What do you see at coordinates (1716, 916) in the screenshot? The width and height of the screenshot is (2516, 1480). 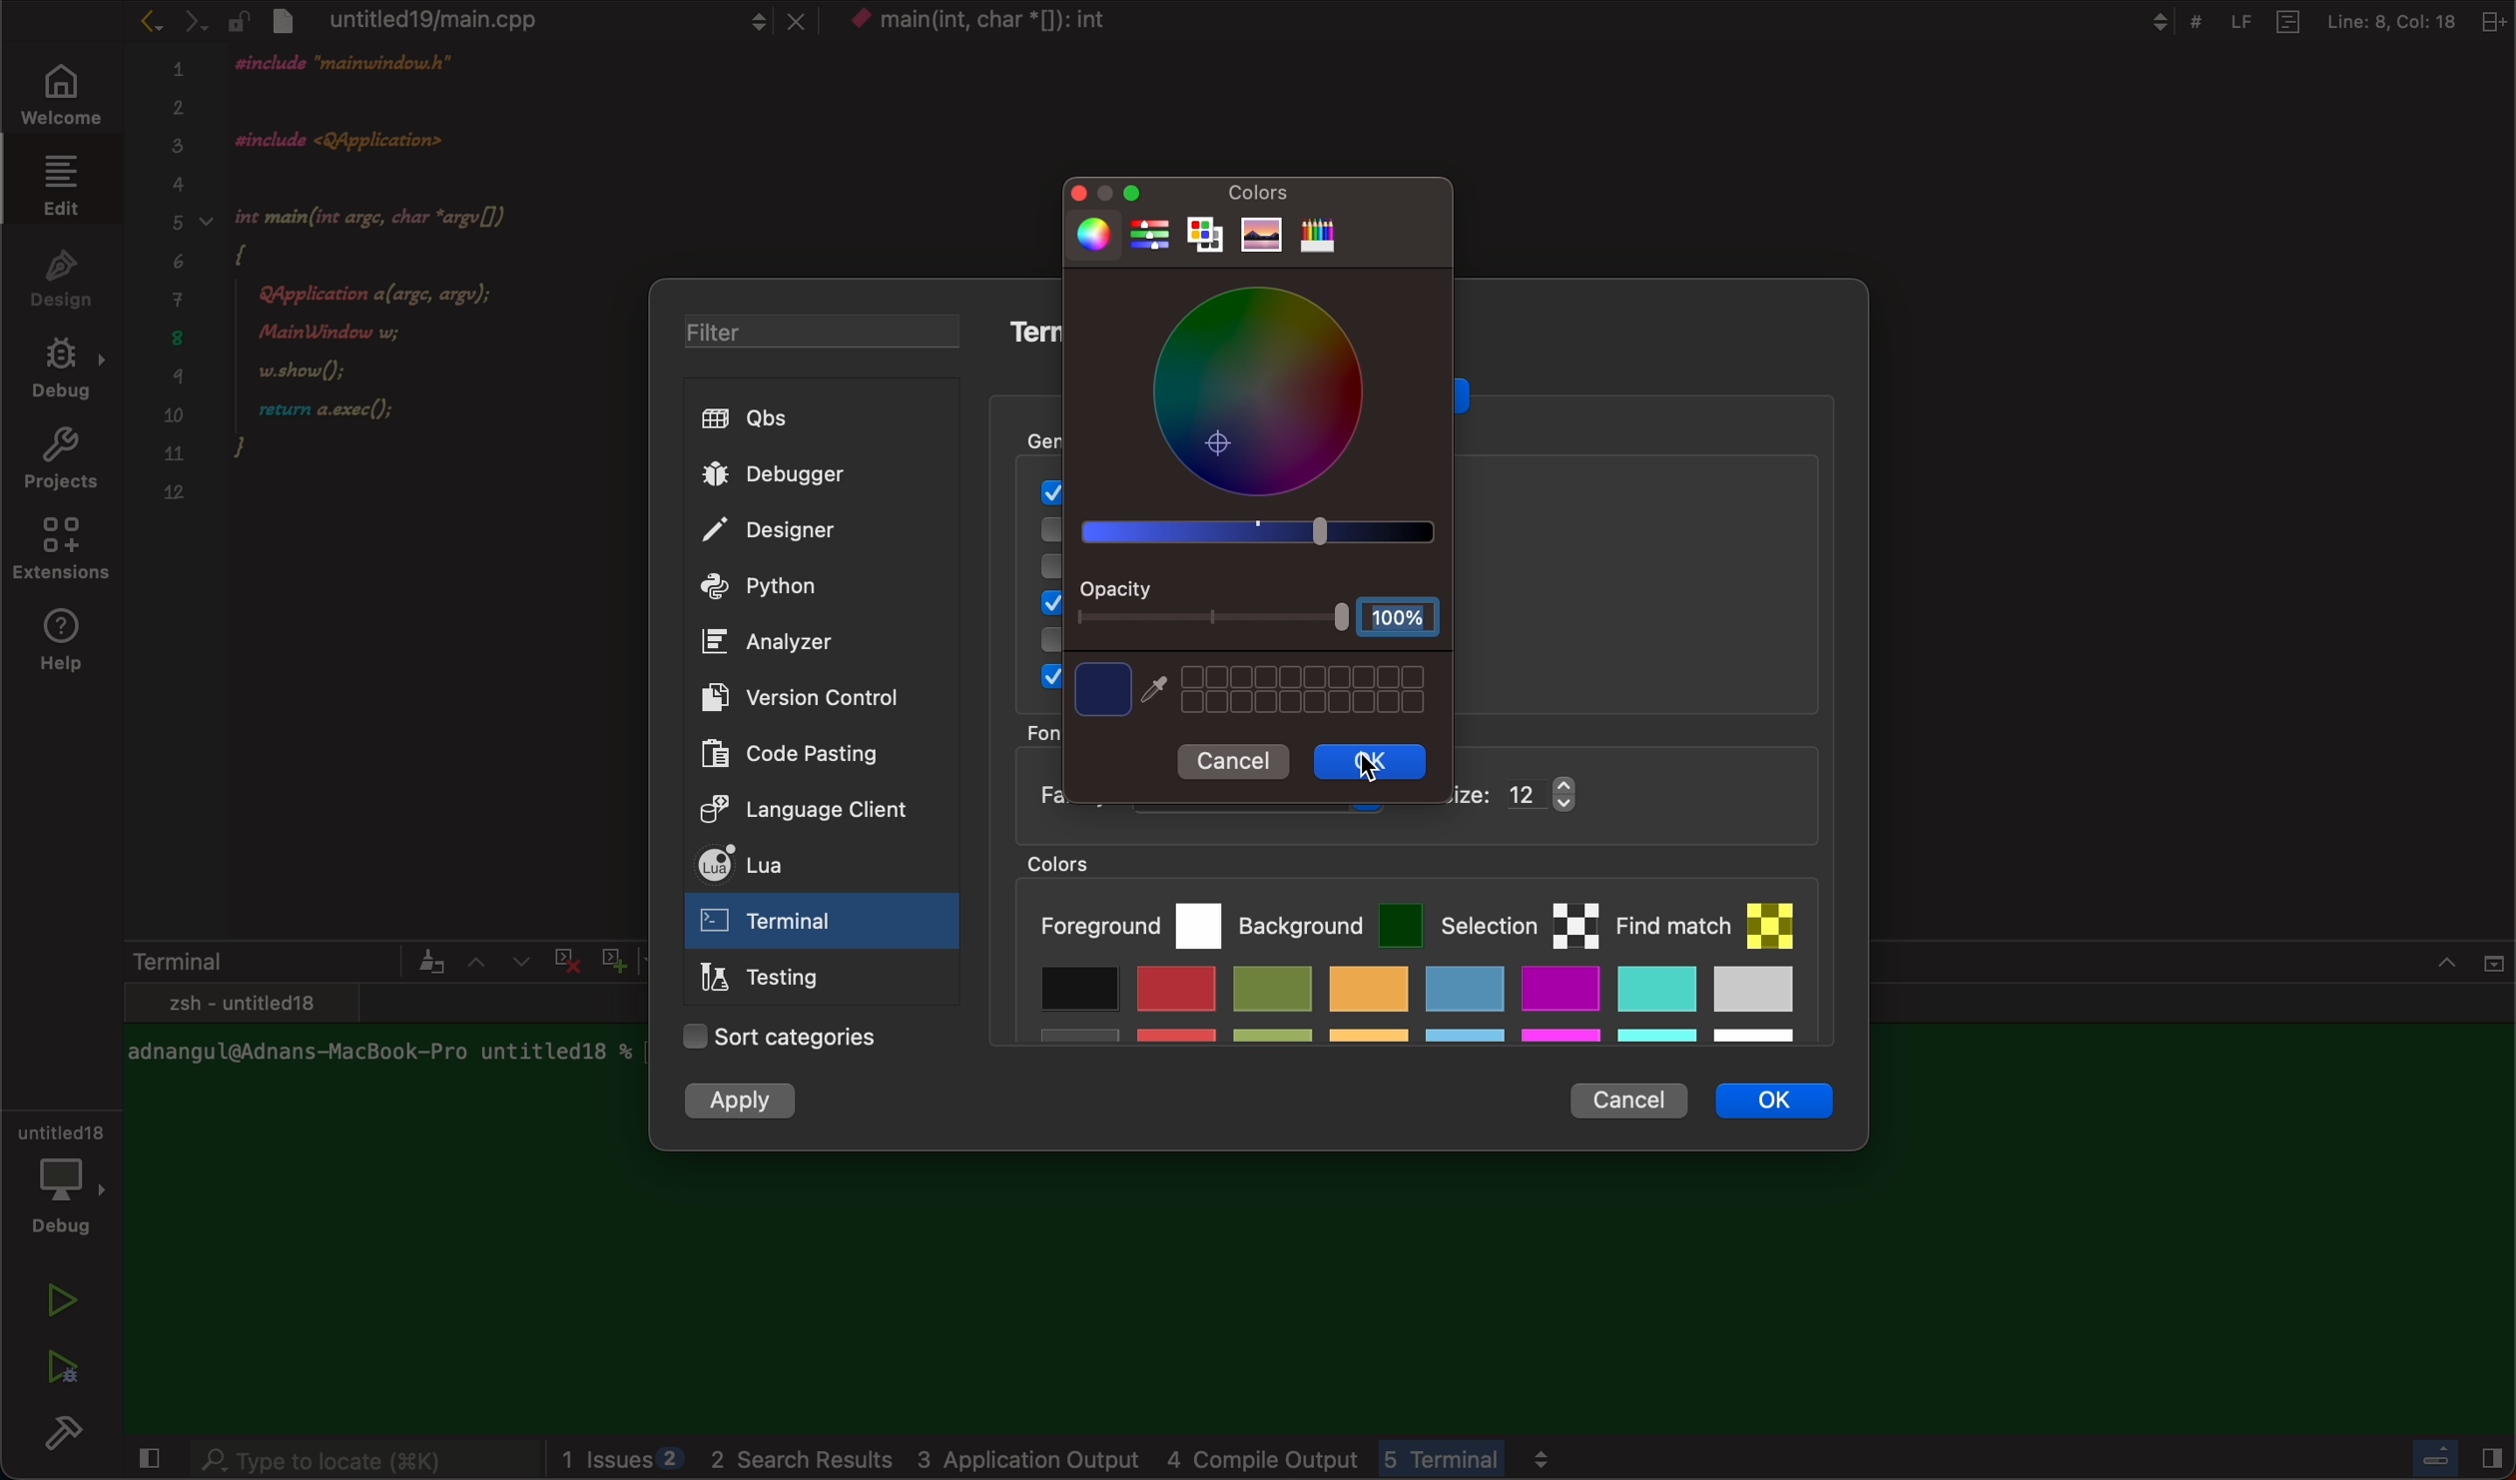 I see `find match` at bounding box center [1716, 916].